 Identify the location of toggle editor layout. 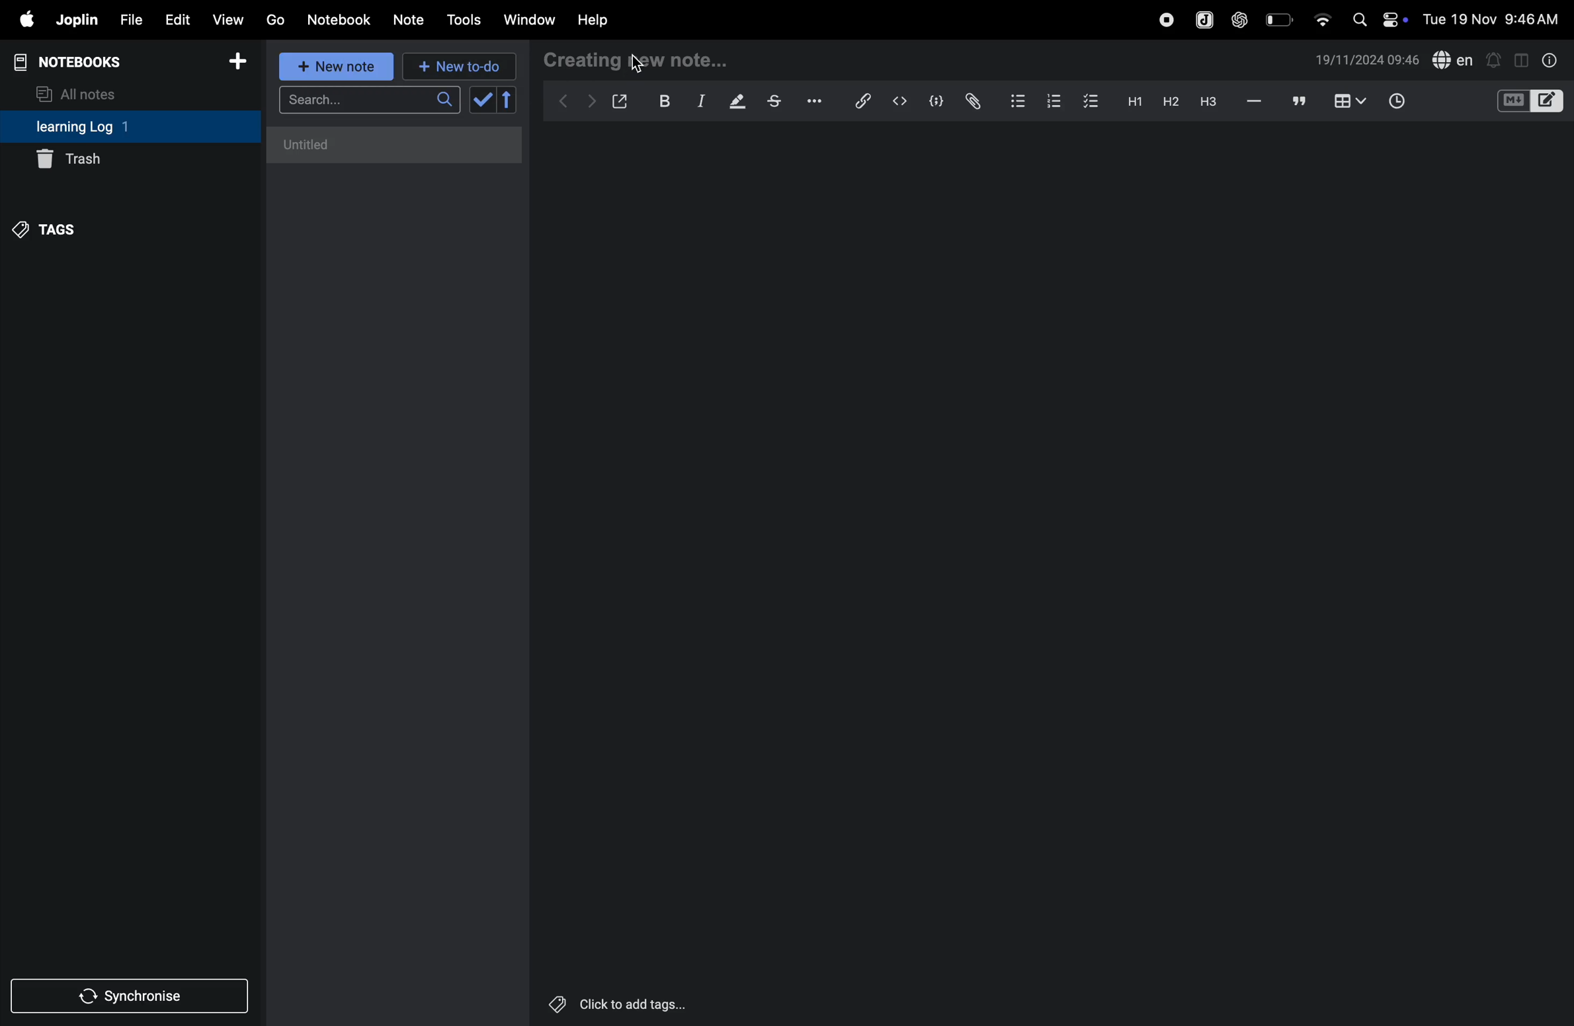
(1522, 59).